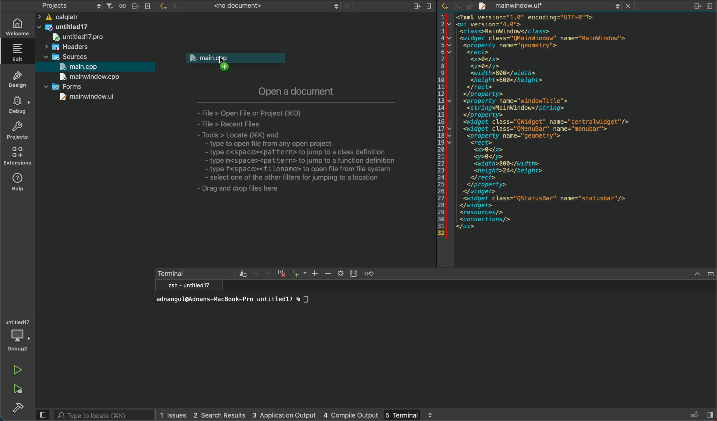  What do you see at coordinates (710, 274) in the screenshot?
I see `close` at bounding box center [710, 274].